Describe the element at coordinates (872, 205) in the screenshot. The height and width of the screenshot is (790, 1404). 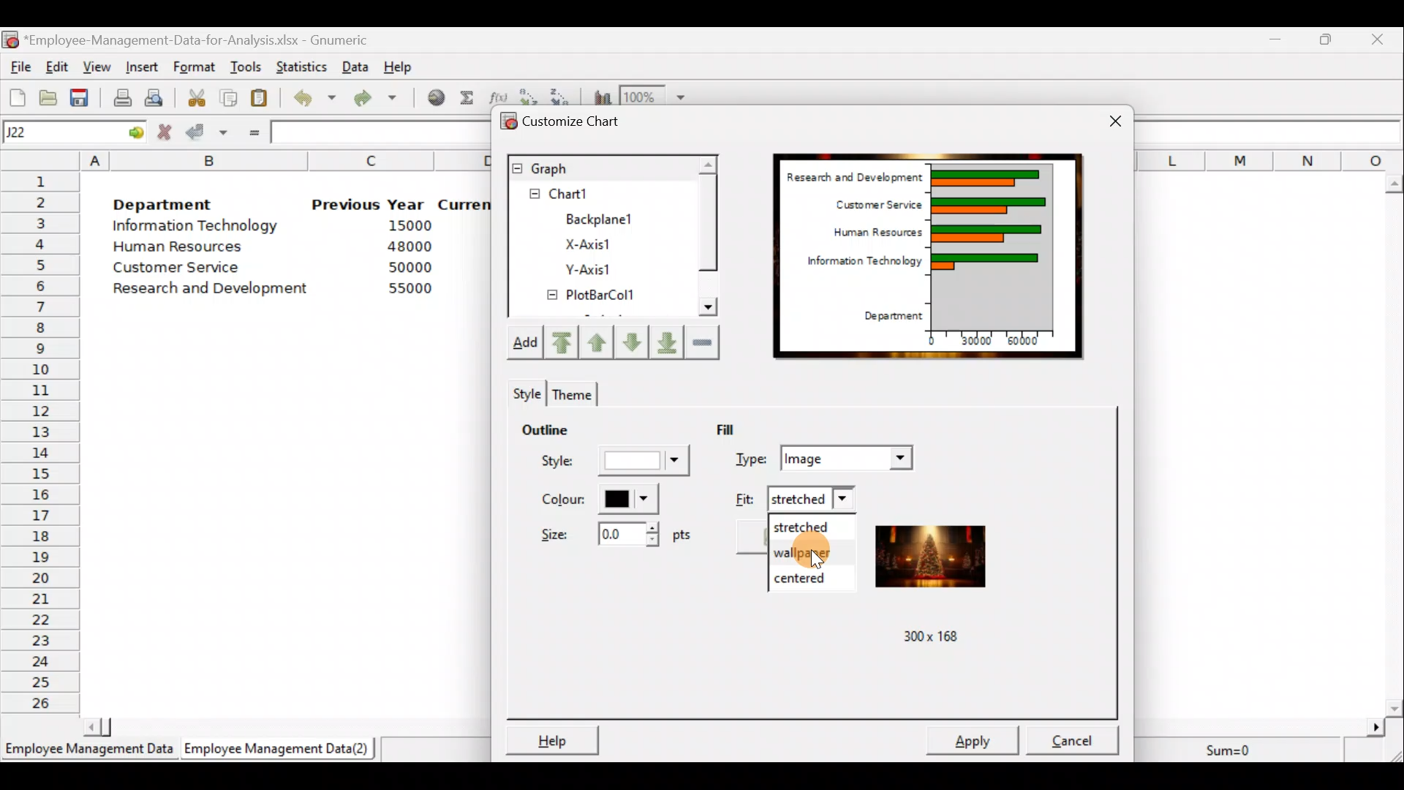
I see `Customer Service` at that location.